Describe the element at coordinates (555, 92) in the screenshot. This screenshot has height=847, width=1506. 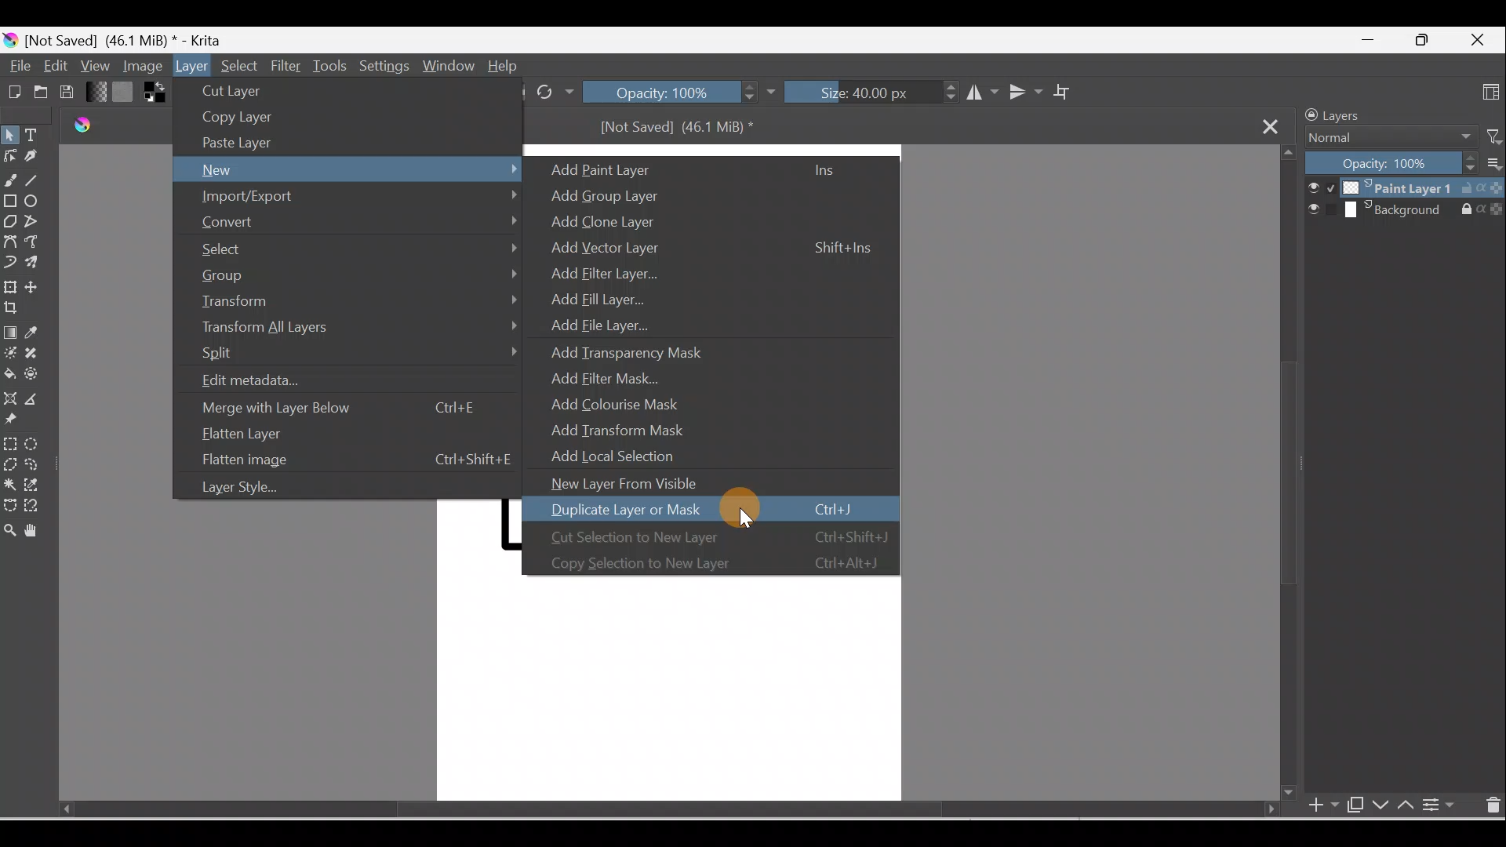
I see `Reload original preset` at that location.